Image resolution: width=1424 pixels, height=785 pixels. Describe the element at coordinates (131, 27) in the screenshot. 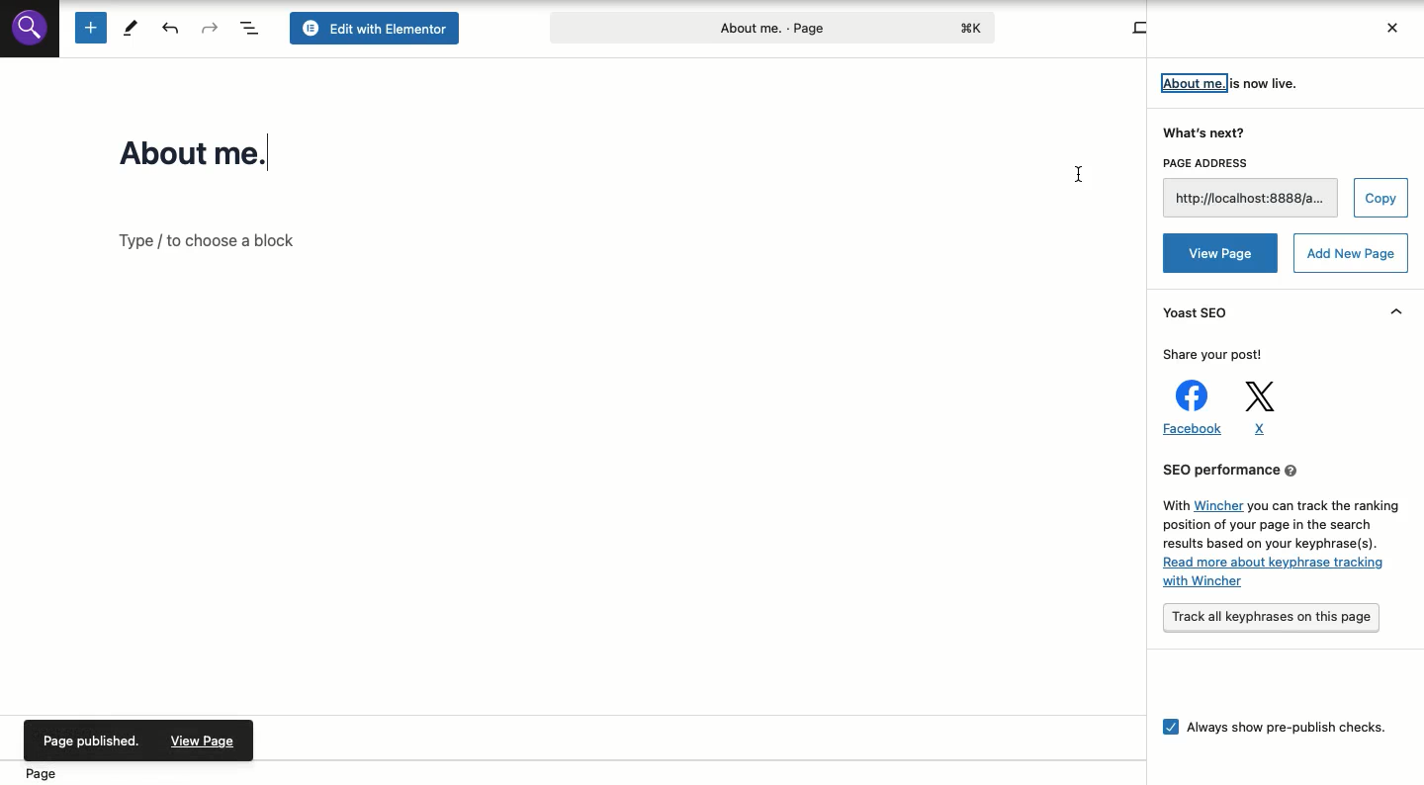

I see `Tools` at that location.